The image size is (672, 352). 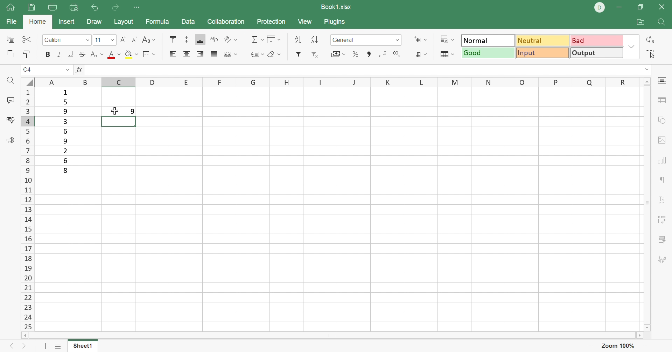 What do you see at coordinates (448, 39) in the screenshot?
I see `Conditional formatting` at bounding box center [448, 39].